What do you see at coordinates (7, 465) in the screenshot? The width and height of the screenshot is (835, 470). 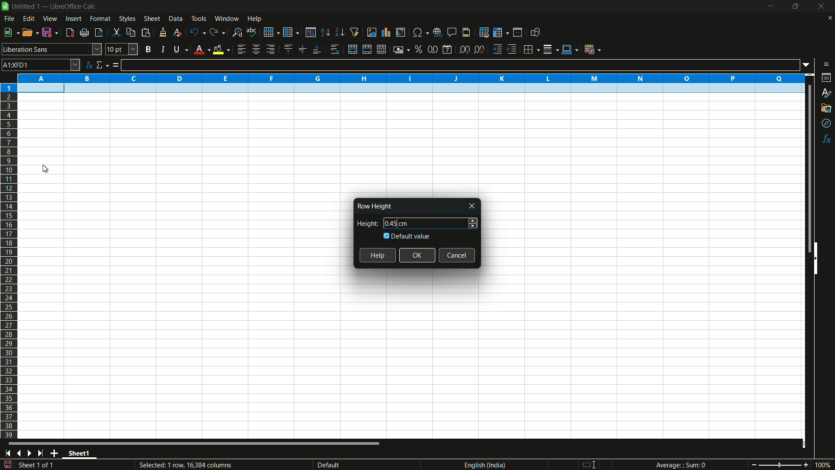 I see `save` at bounding box center [7, 465].